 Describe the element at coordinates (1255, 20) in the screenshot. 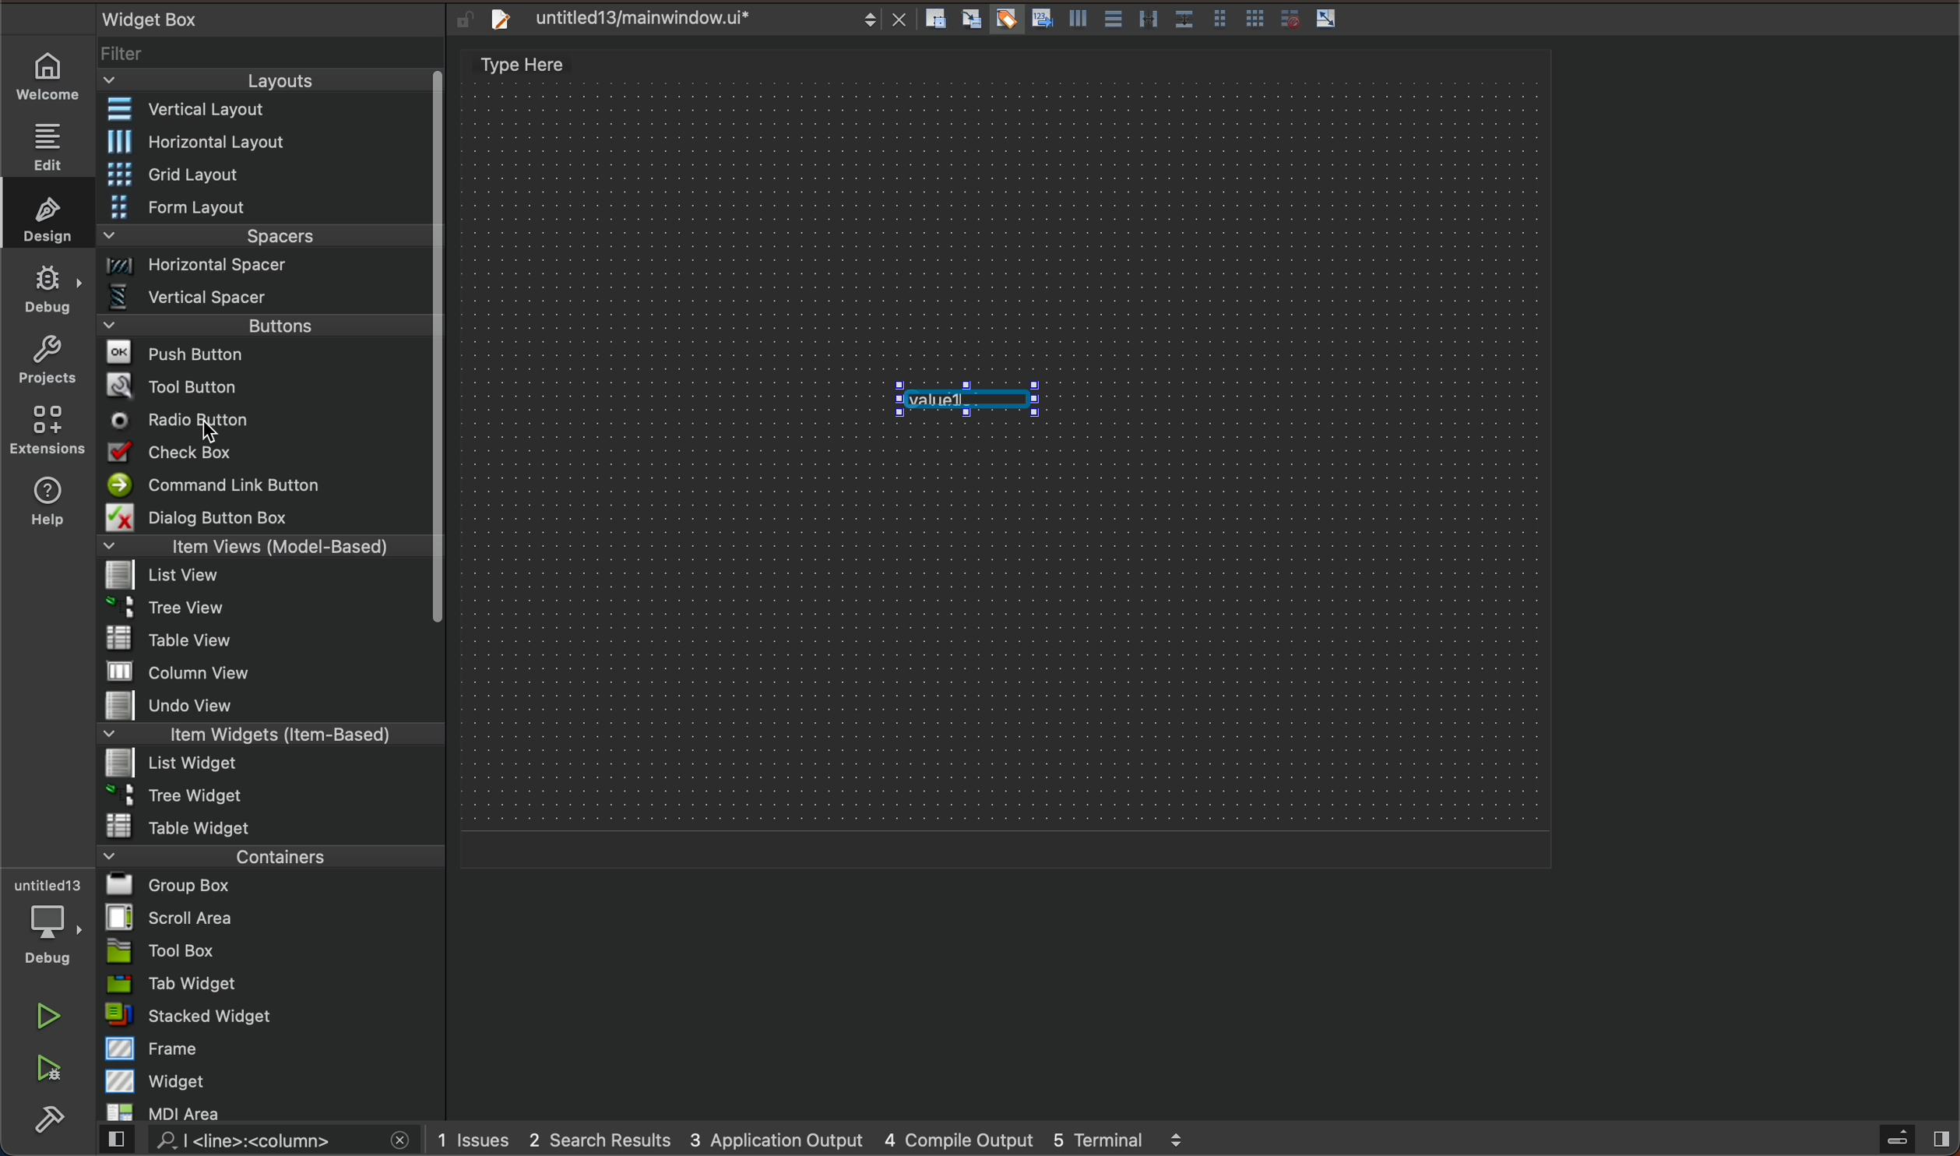

I see `` at that location.